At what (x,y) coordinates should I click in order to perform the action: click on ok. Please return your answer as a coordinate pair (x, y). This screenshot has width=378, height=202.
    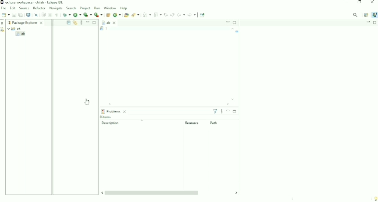
    Looking at the image, I should click on (15, 28).